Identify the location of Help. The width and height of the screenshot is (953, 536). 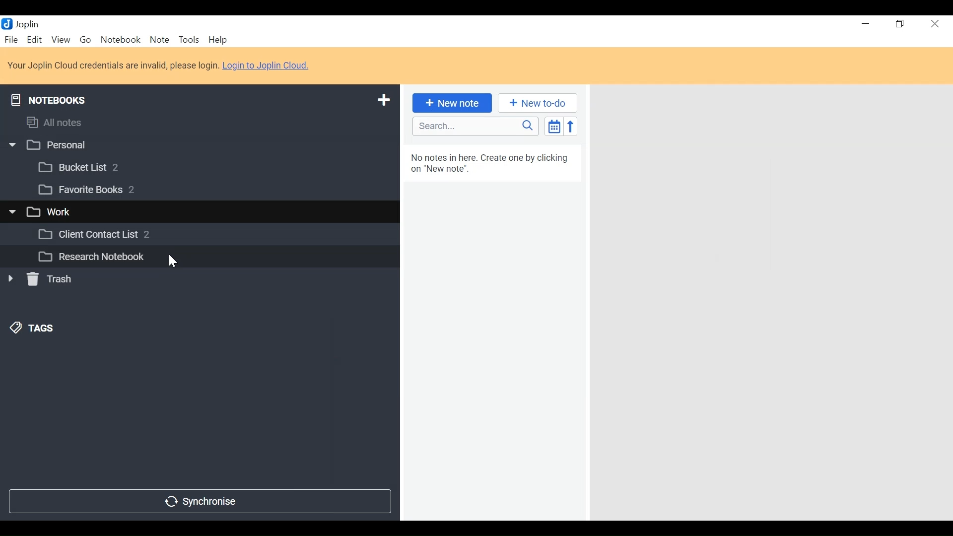
(219, 40).